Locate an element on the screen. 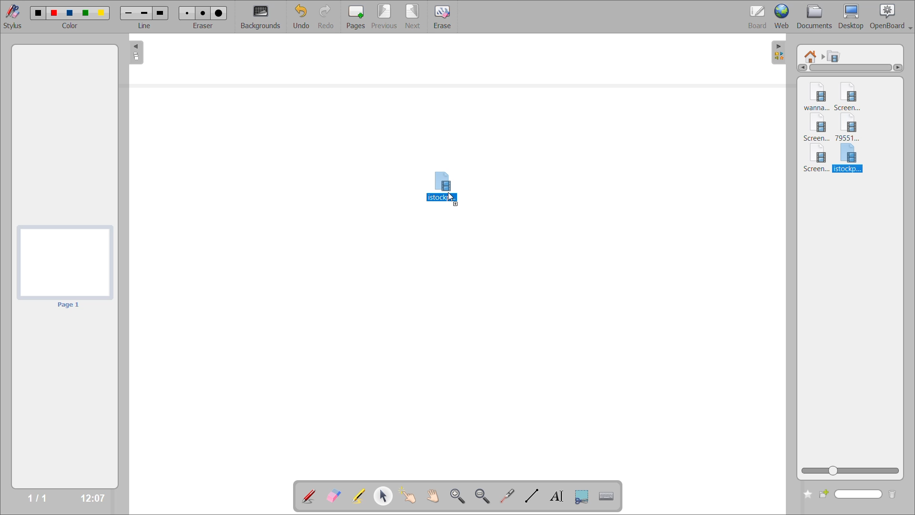 Image resolution: width=915 pixels, height=515 pixels. pageno/total pages is located at coordinates (34, 498).